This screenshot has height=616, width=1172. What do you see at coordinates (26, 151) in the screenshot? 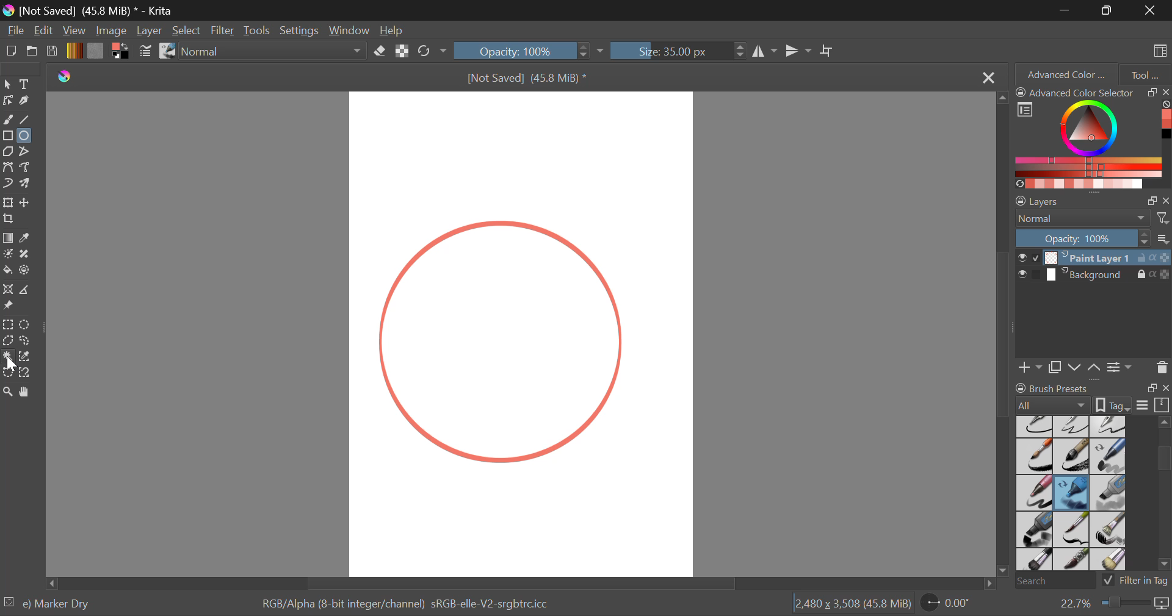
I see `Polyline Tool` at bounding box center [26, 151].